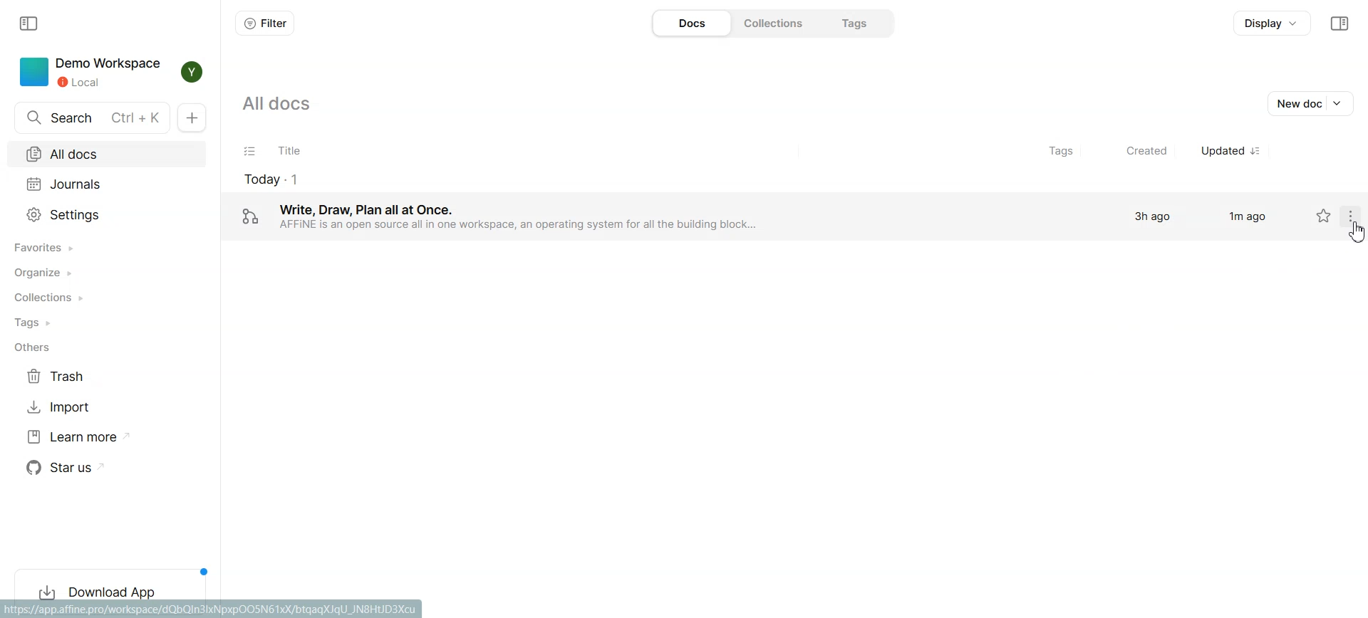 The width and height of the screenshot is (1368, 618). Describe the element at coordinates (645, 152) in the screenshot. I see `Title` at that location.